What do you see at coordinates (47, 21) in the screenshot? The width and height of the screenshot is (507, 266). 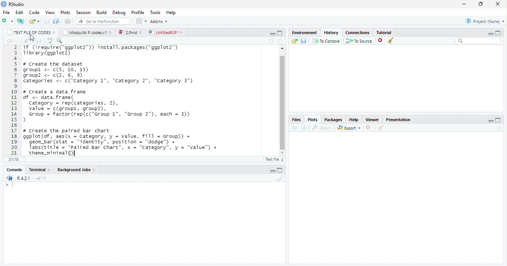 I see `save current document` at bounding box center [47, 21].